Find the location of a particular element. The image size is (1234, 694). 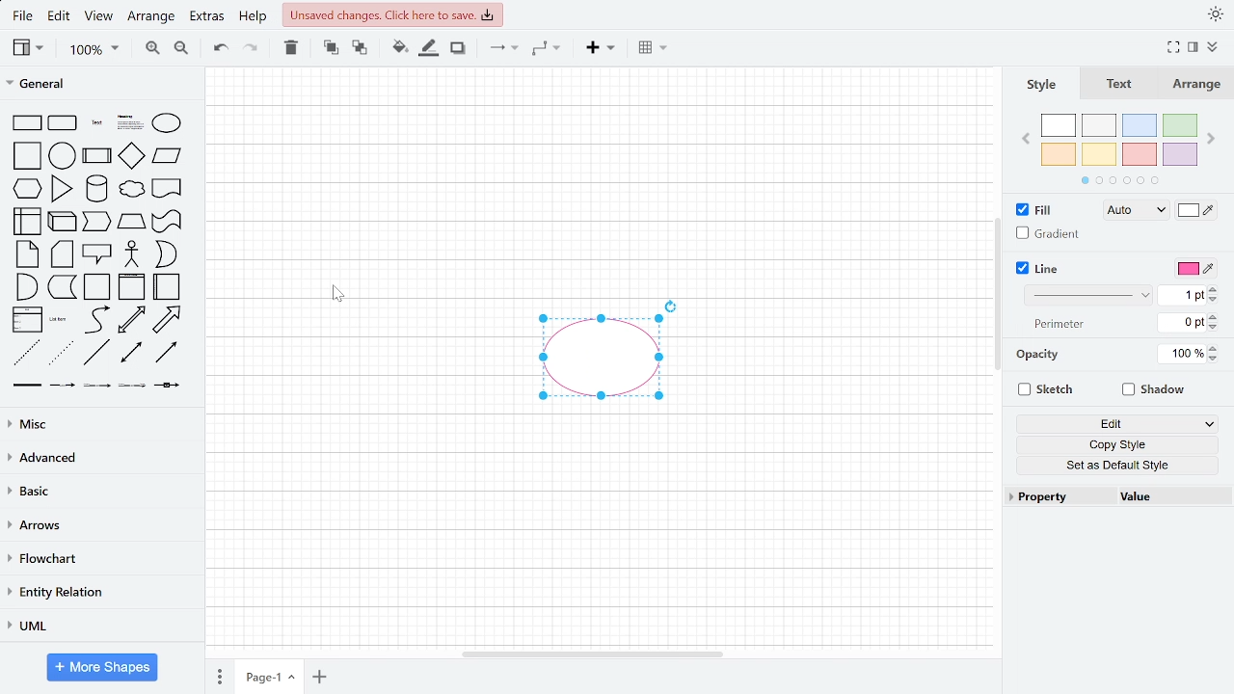

Increae line width is located at coordinates (1214, 288).